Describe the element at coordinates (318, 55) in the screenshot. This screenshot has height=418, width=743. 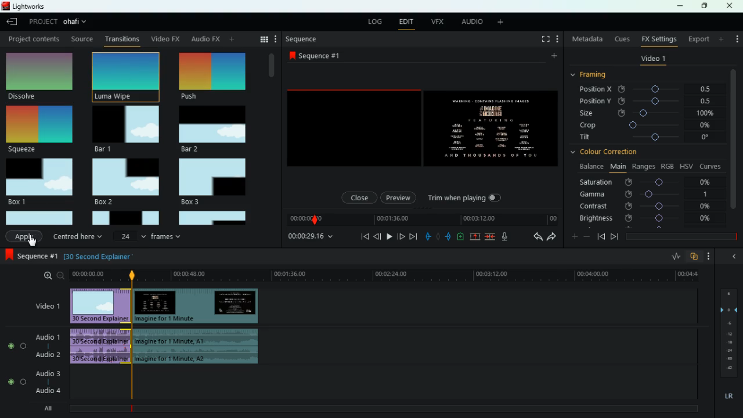
I see `sequence` at that location.